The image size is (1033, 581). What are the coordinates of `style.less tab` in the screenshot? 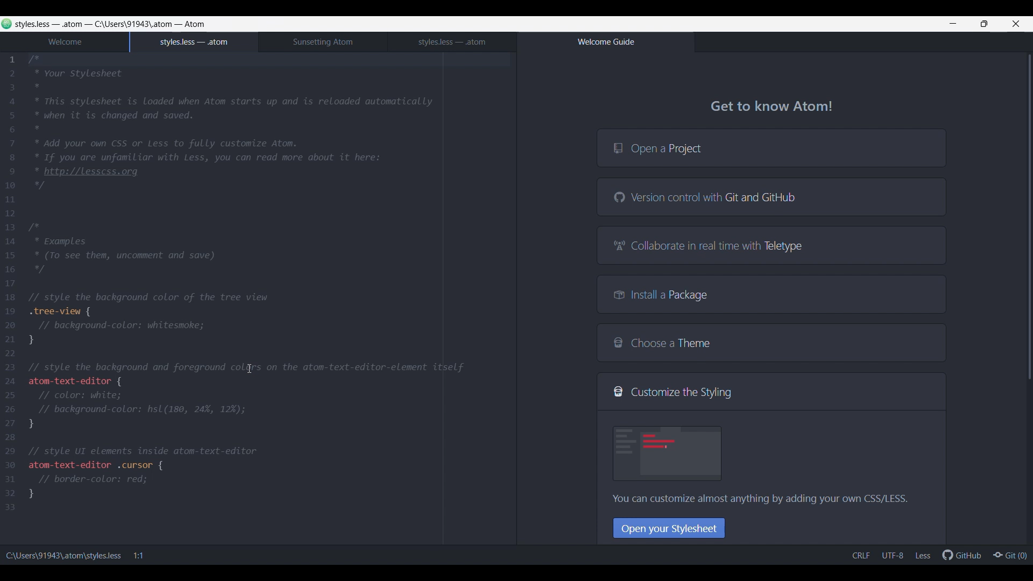 It's located at (452, 42).